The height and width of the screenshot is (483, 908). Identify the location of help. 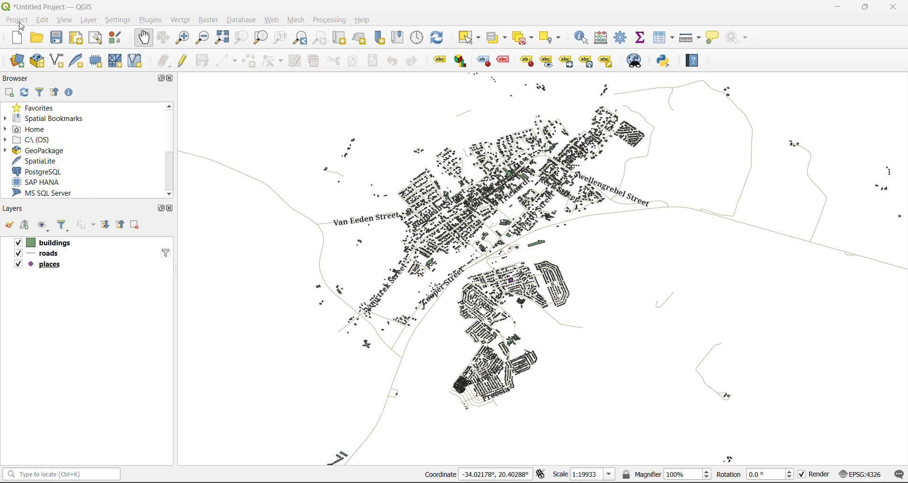
(696, 60).